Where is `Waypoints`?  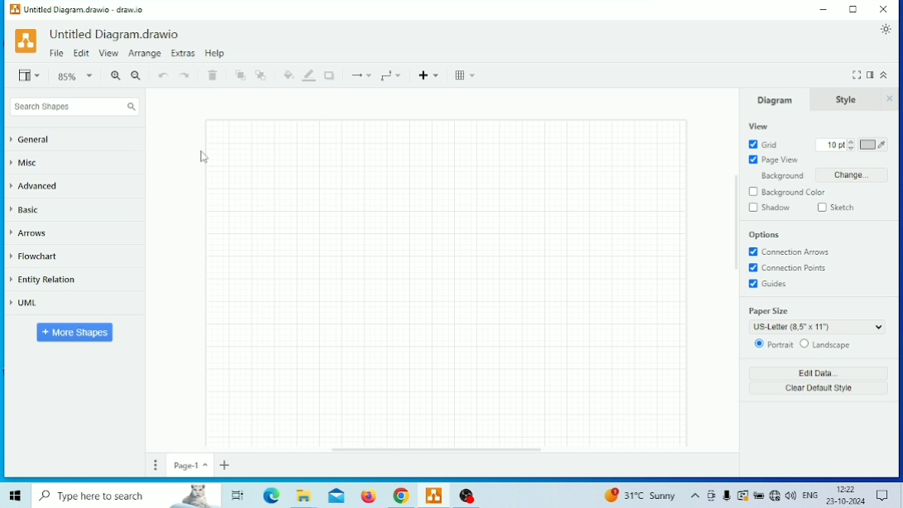
Waypoints is located at coordinates (392, 76).